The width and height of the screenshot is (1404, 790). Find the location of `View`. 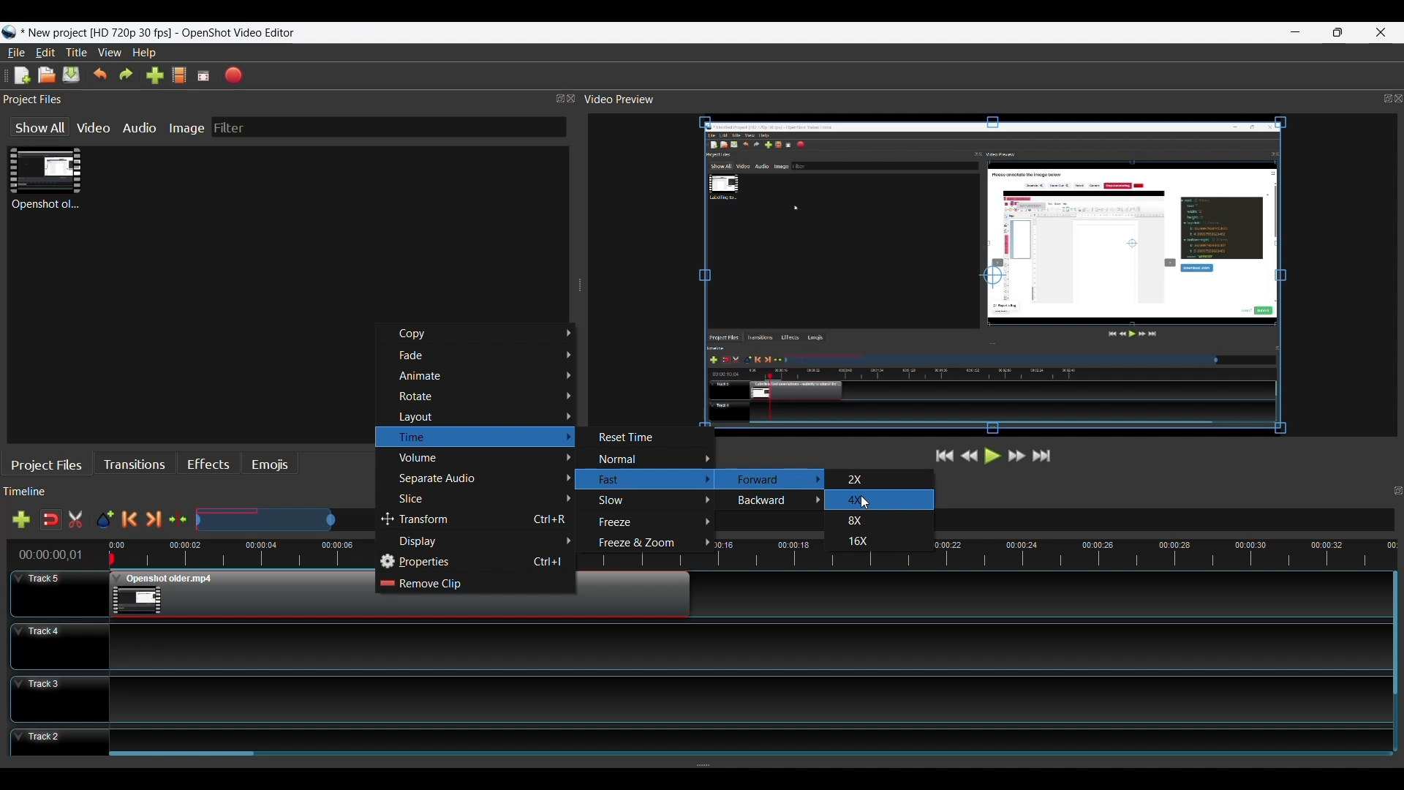

View is located at coordinates (109, 53).